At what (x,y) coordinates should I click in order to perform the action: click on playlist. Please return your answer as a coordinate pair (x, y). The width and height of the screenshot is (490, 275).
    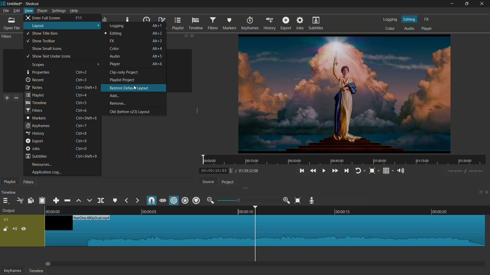
    Looking at the image, I should click on (178, 24).